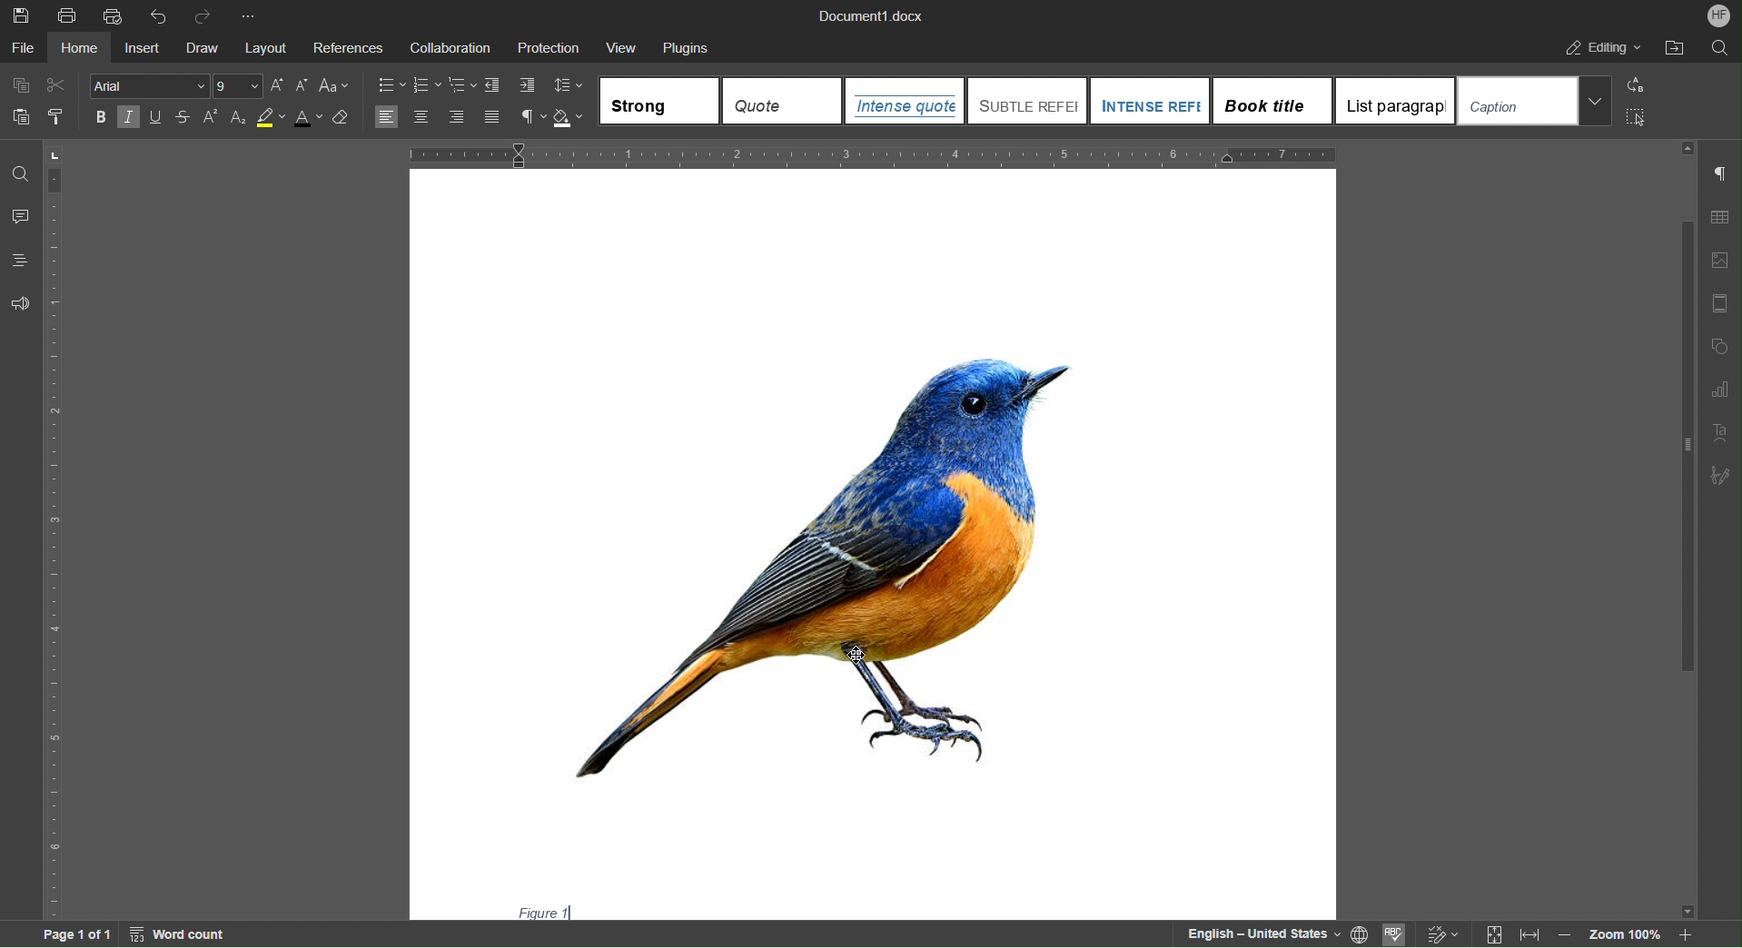  What do you see at coordinates (1720, 477) in the screenshot?
I see `Signature` at bounding box center [1720, 477].